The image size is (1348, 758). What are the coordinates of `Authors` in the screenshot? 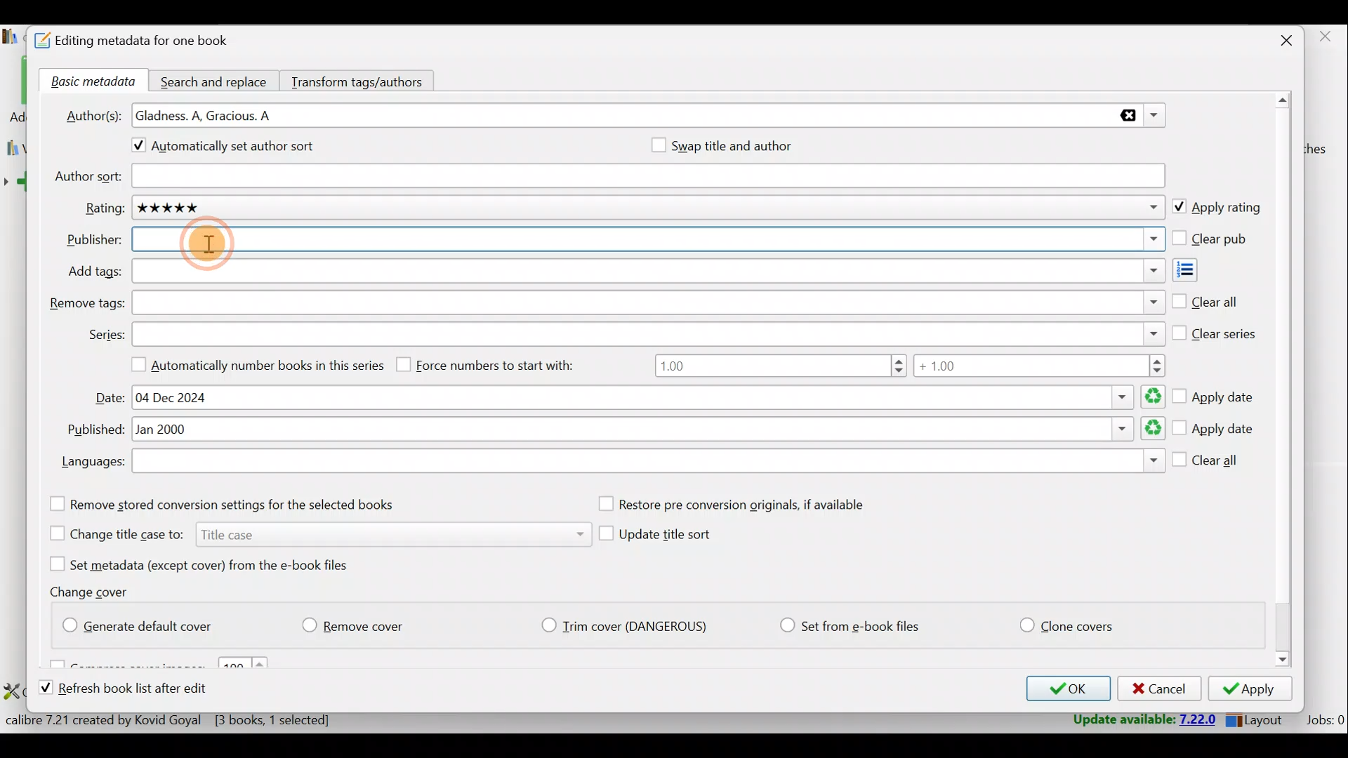 It's located at (650, 117).